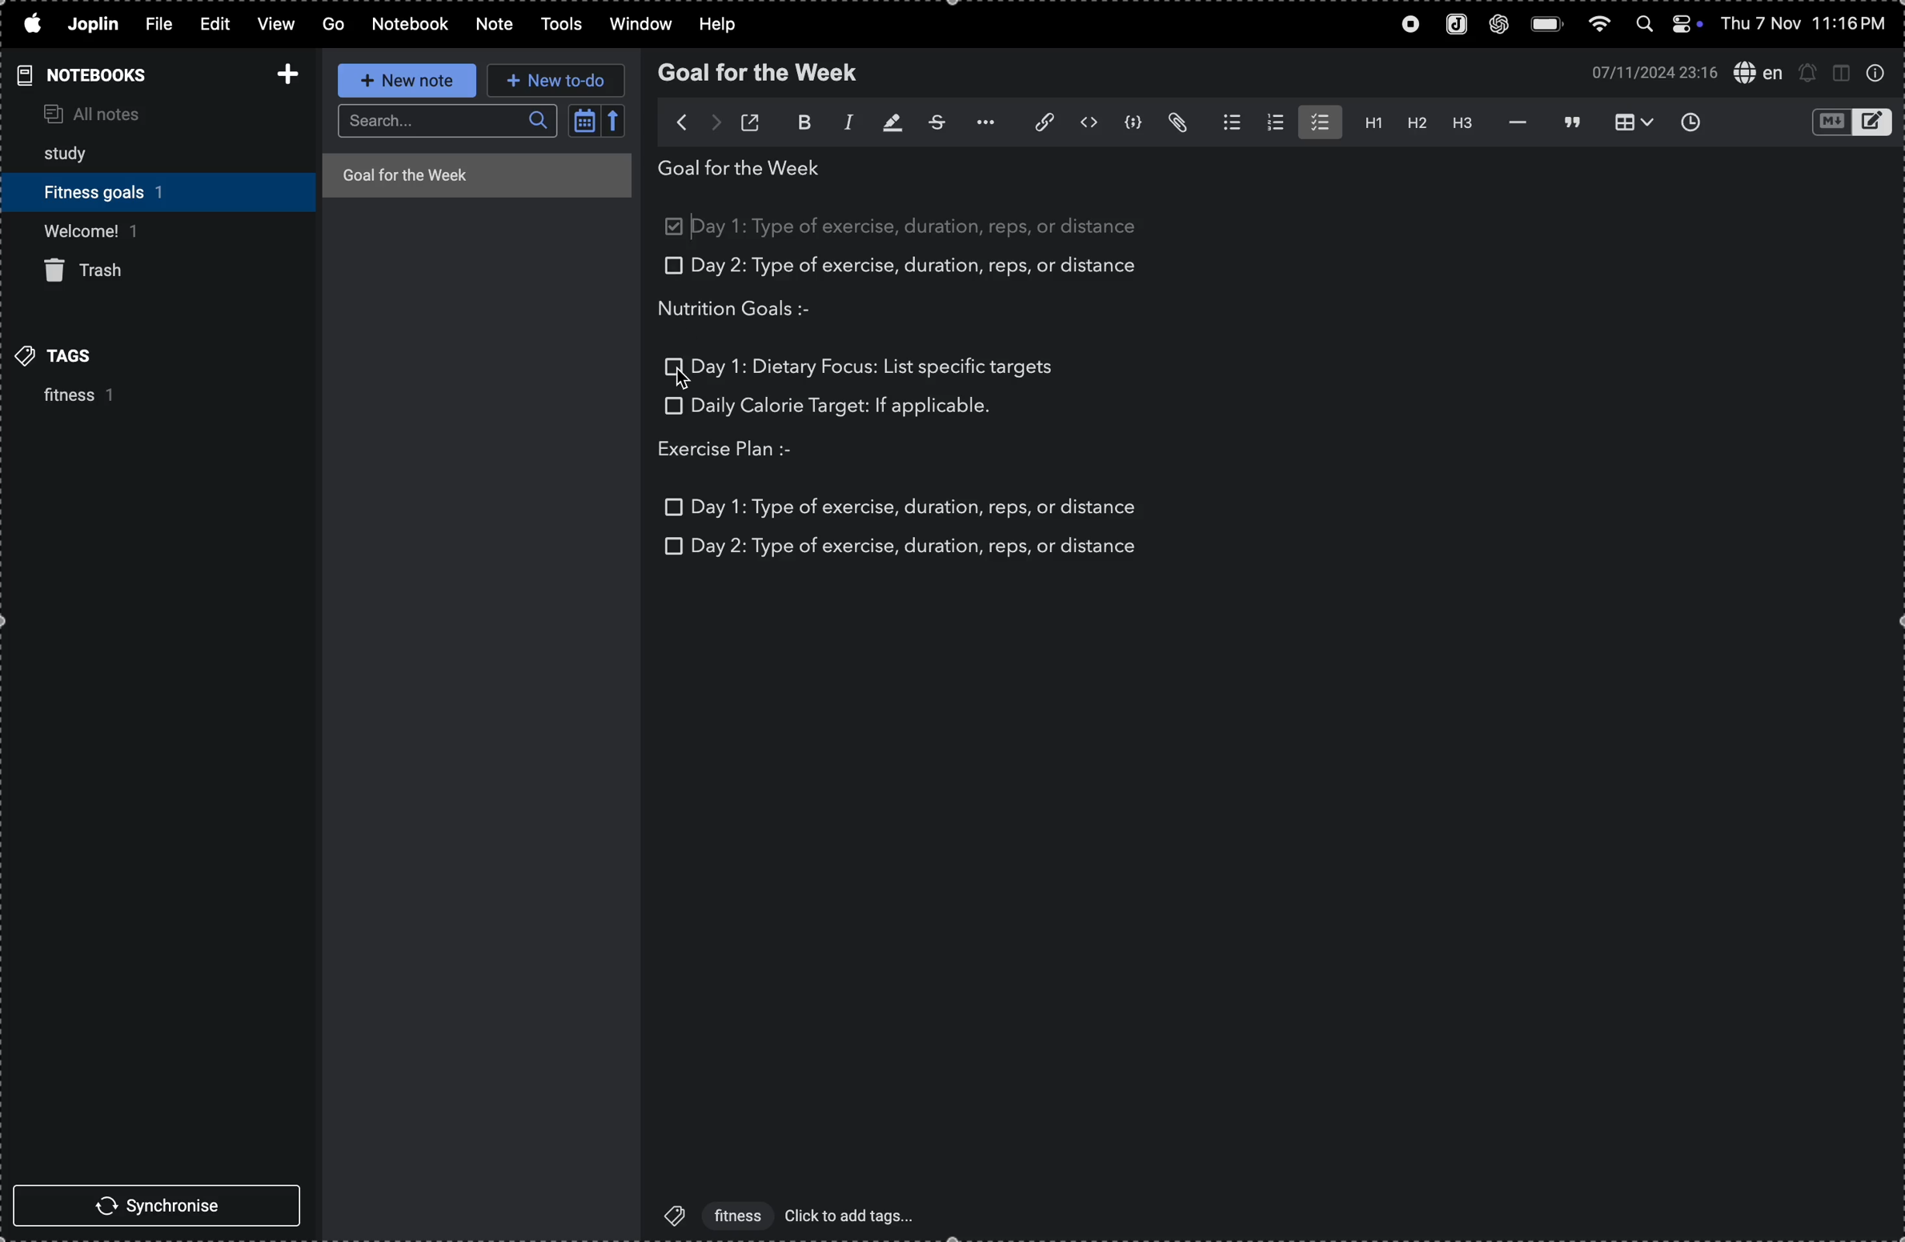 This screenshot has height=1242, width=1905. I want to click on checkbox, so click(672, 545).